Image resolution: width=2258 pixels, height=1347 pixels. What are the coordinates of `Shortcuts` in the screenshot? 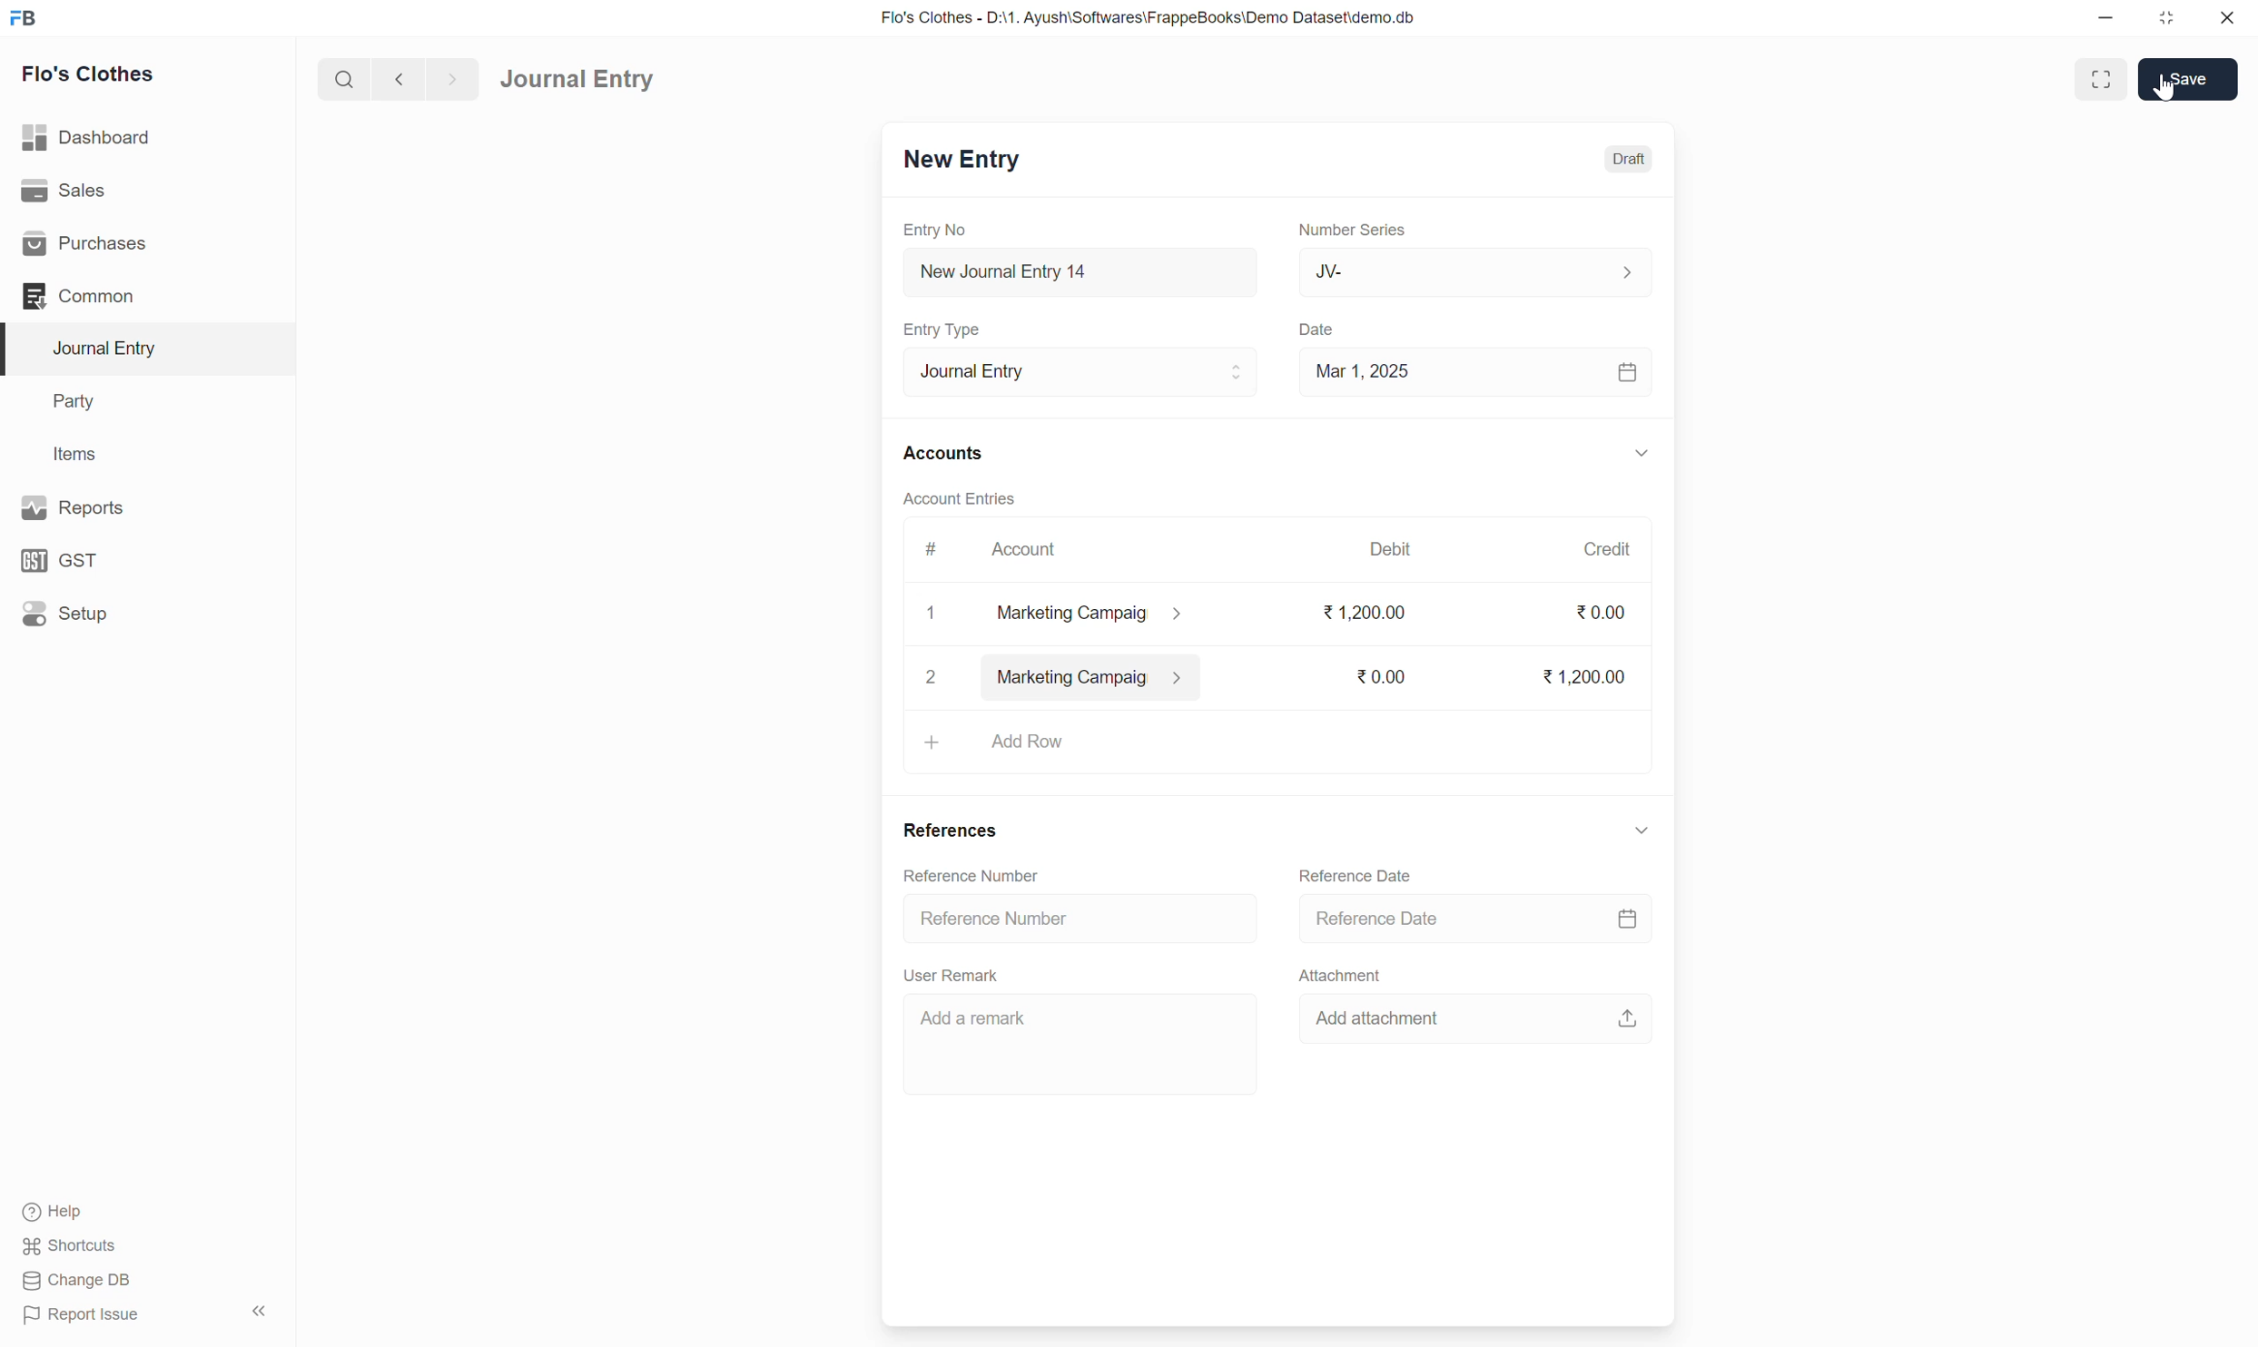 It's located at (76, 1246).